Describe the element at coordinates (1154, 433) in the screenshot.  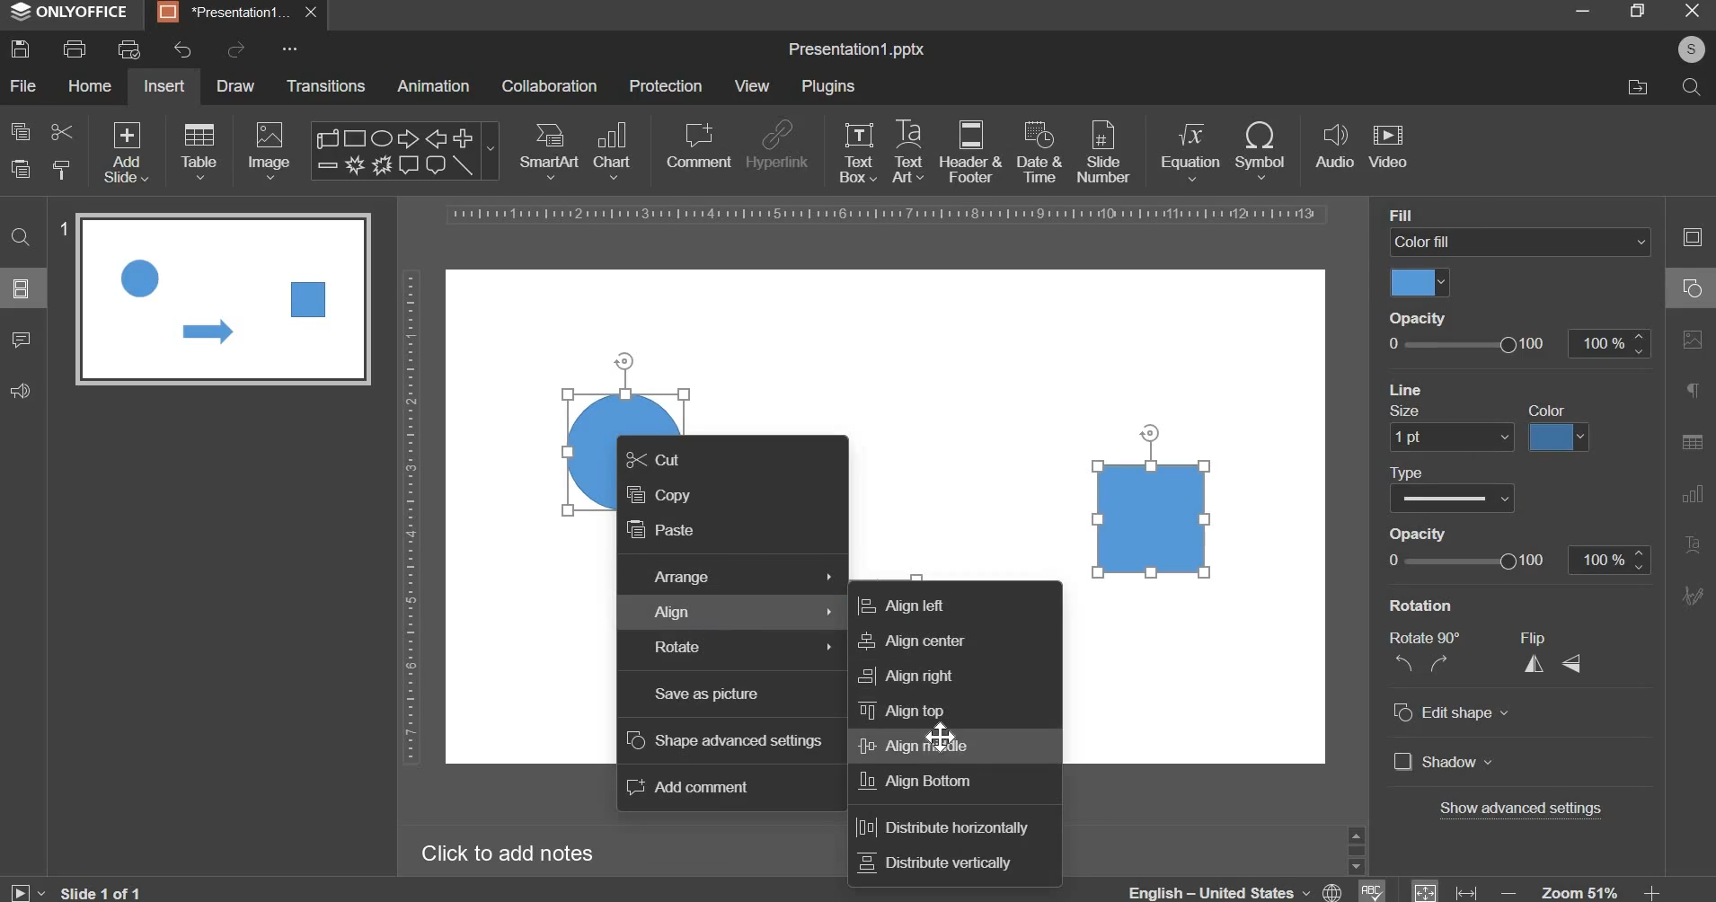
I see `cursor` at that location.